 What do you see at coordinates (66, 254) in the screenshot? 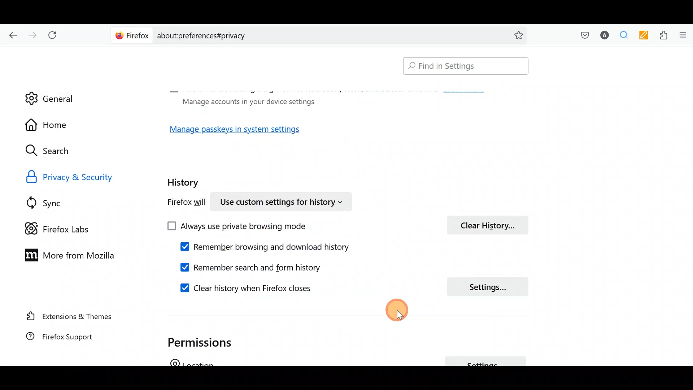
I see `More from Mozilla` at bounding box center [66, 254].